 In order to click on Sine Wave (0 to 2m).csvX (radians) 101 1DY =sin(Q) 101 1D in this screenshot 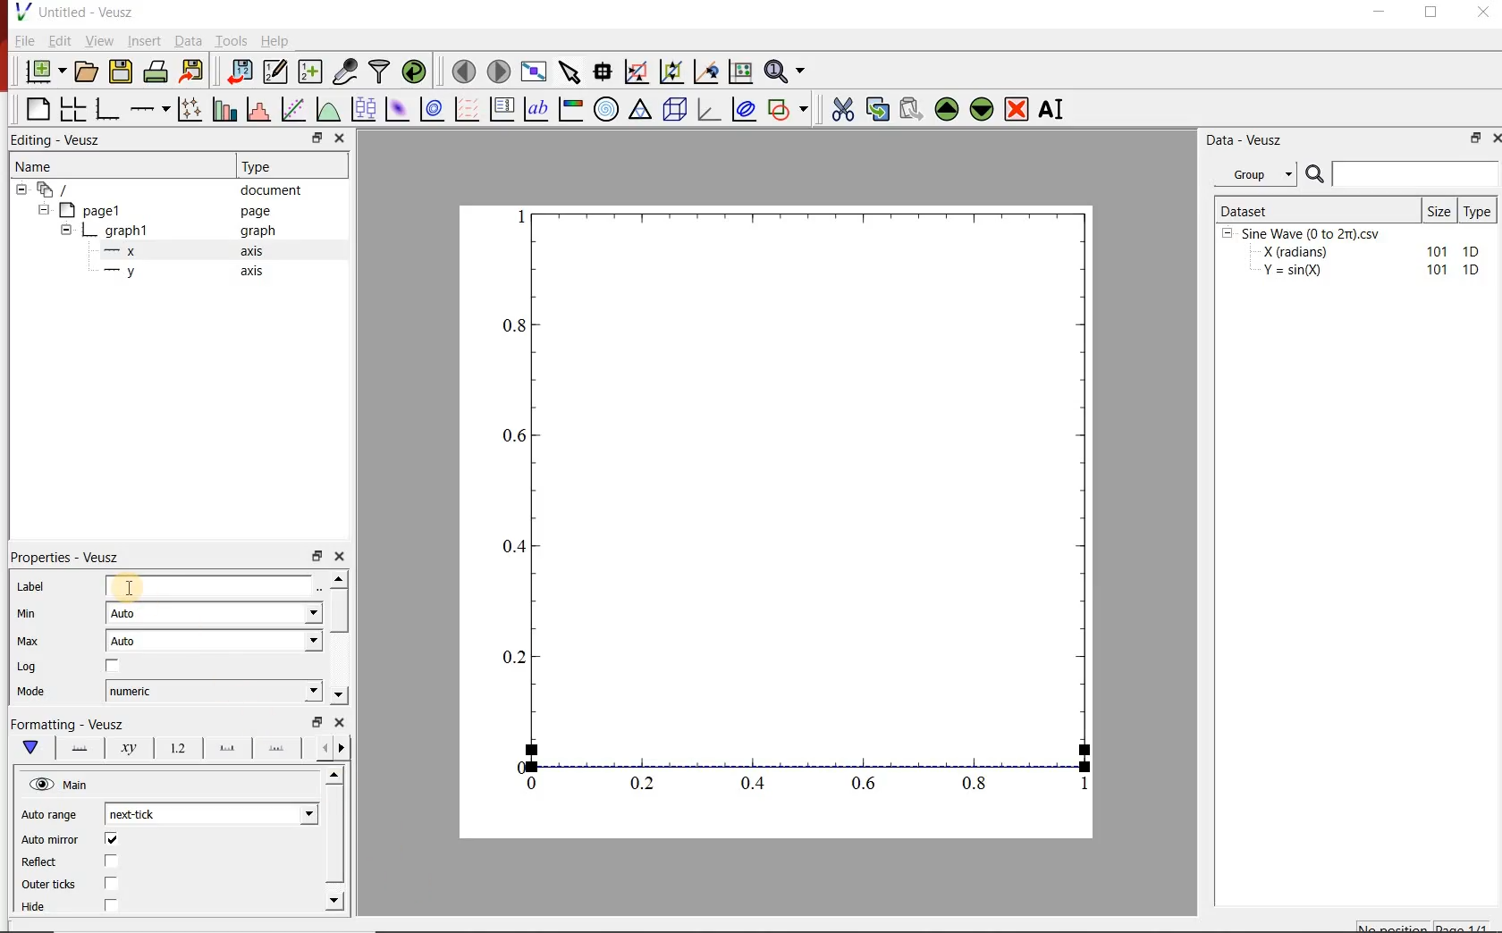, I will do `click(1353, 256)`.